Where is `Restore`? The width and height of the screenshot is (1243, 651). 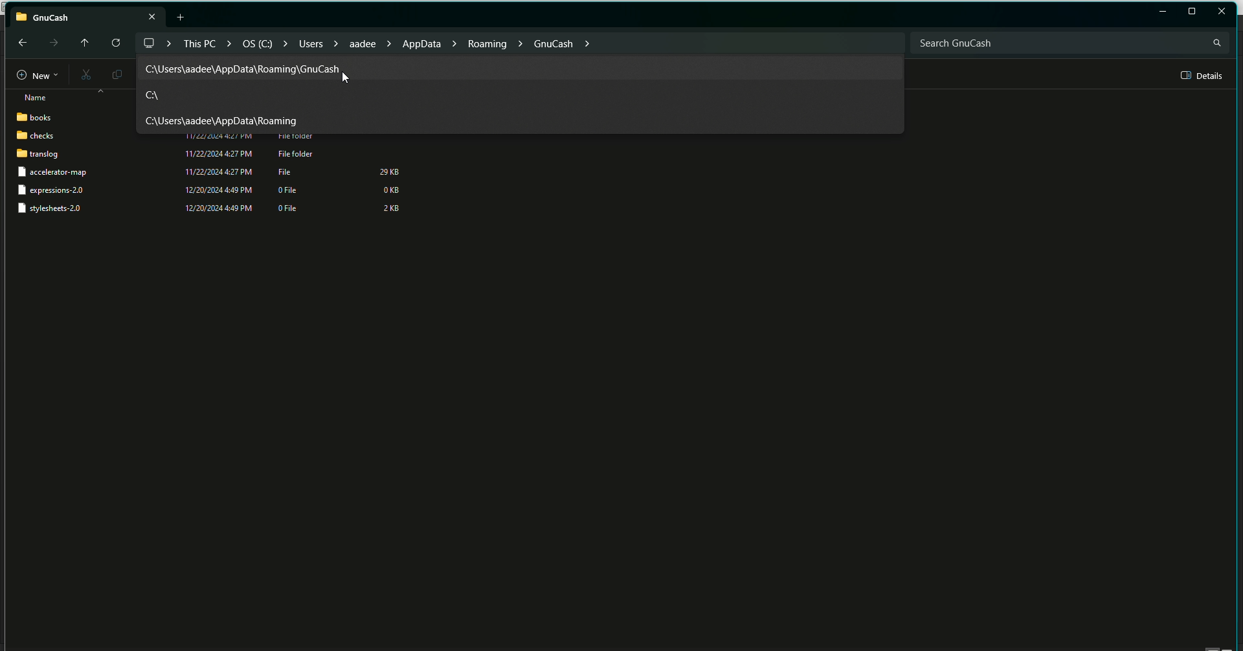 Restore is located at coordinates (1192, 12).